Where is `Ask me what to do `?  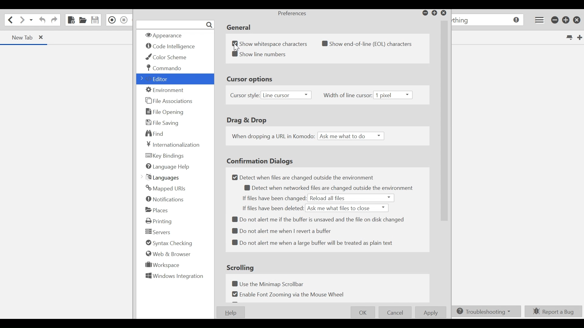
Ask me what to do  is located at coordinates (352, 136).